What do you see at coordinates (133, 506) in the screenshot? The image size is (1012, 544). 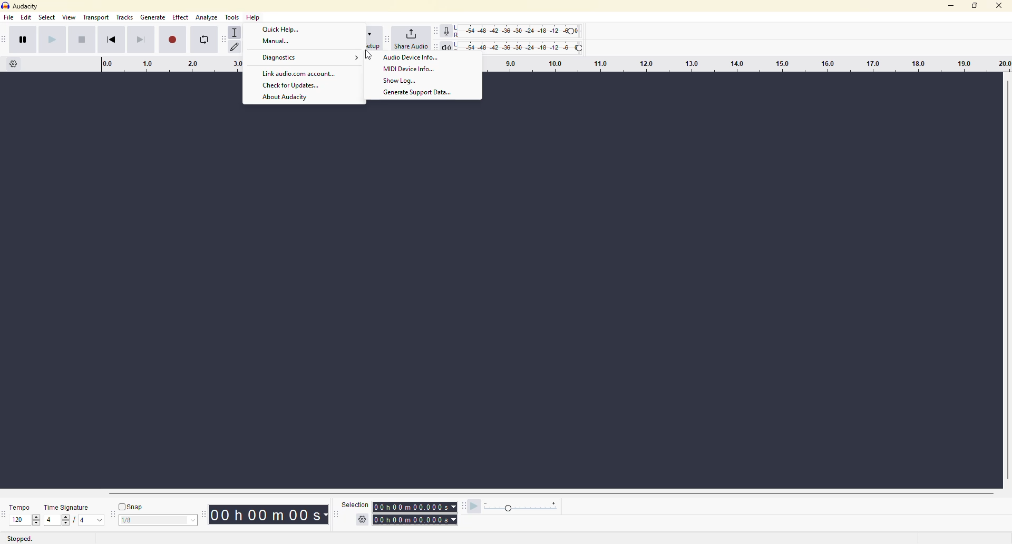 I see `snap` at bounding box center [133, 506].